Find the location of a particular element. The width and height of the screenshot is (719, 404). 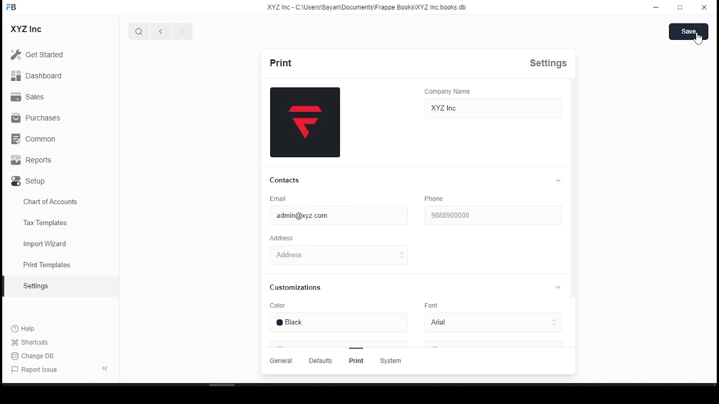

Color is located at coordinates (277, 306).